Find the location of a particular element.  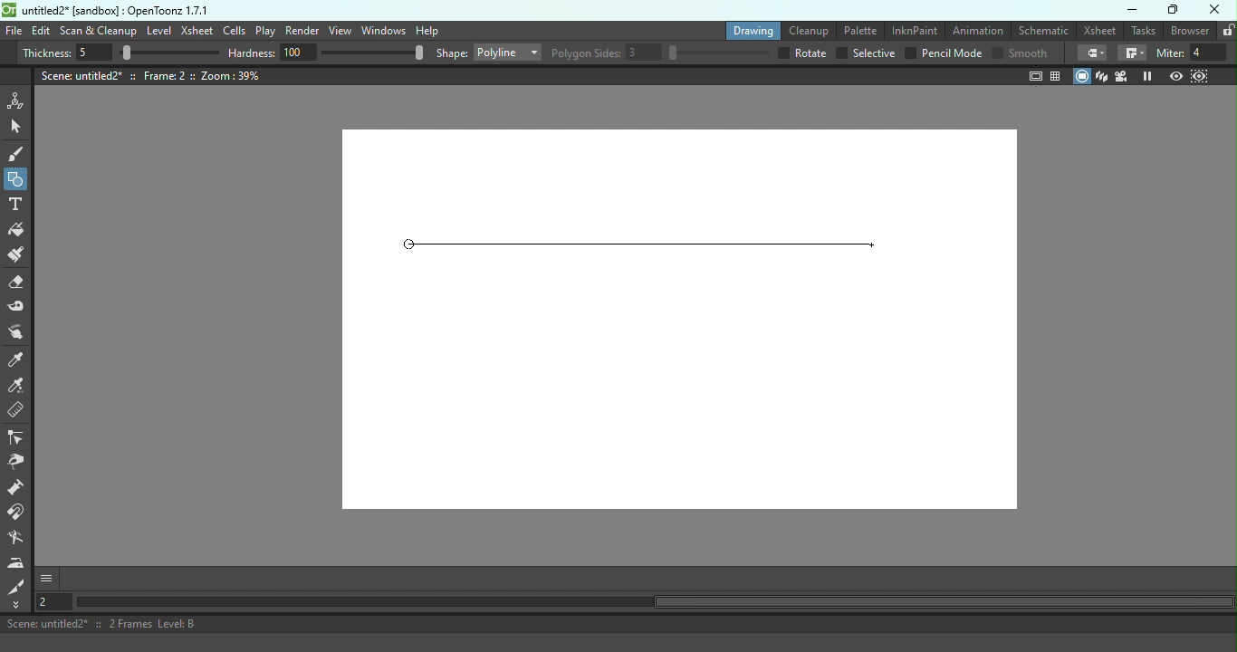

Selective is located at coordinates (866, 53).